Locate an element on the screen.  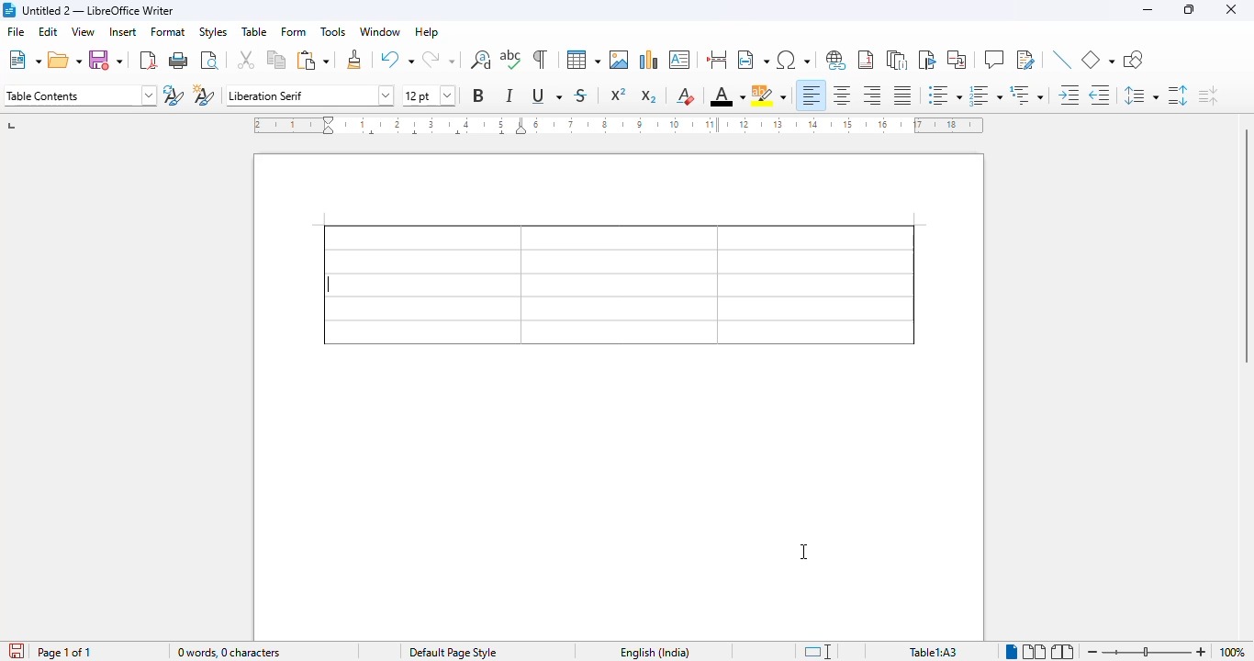
show track changes functions is located at coordinates (1026, 60).